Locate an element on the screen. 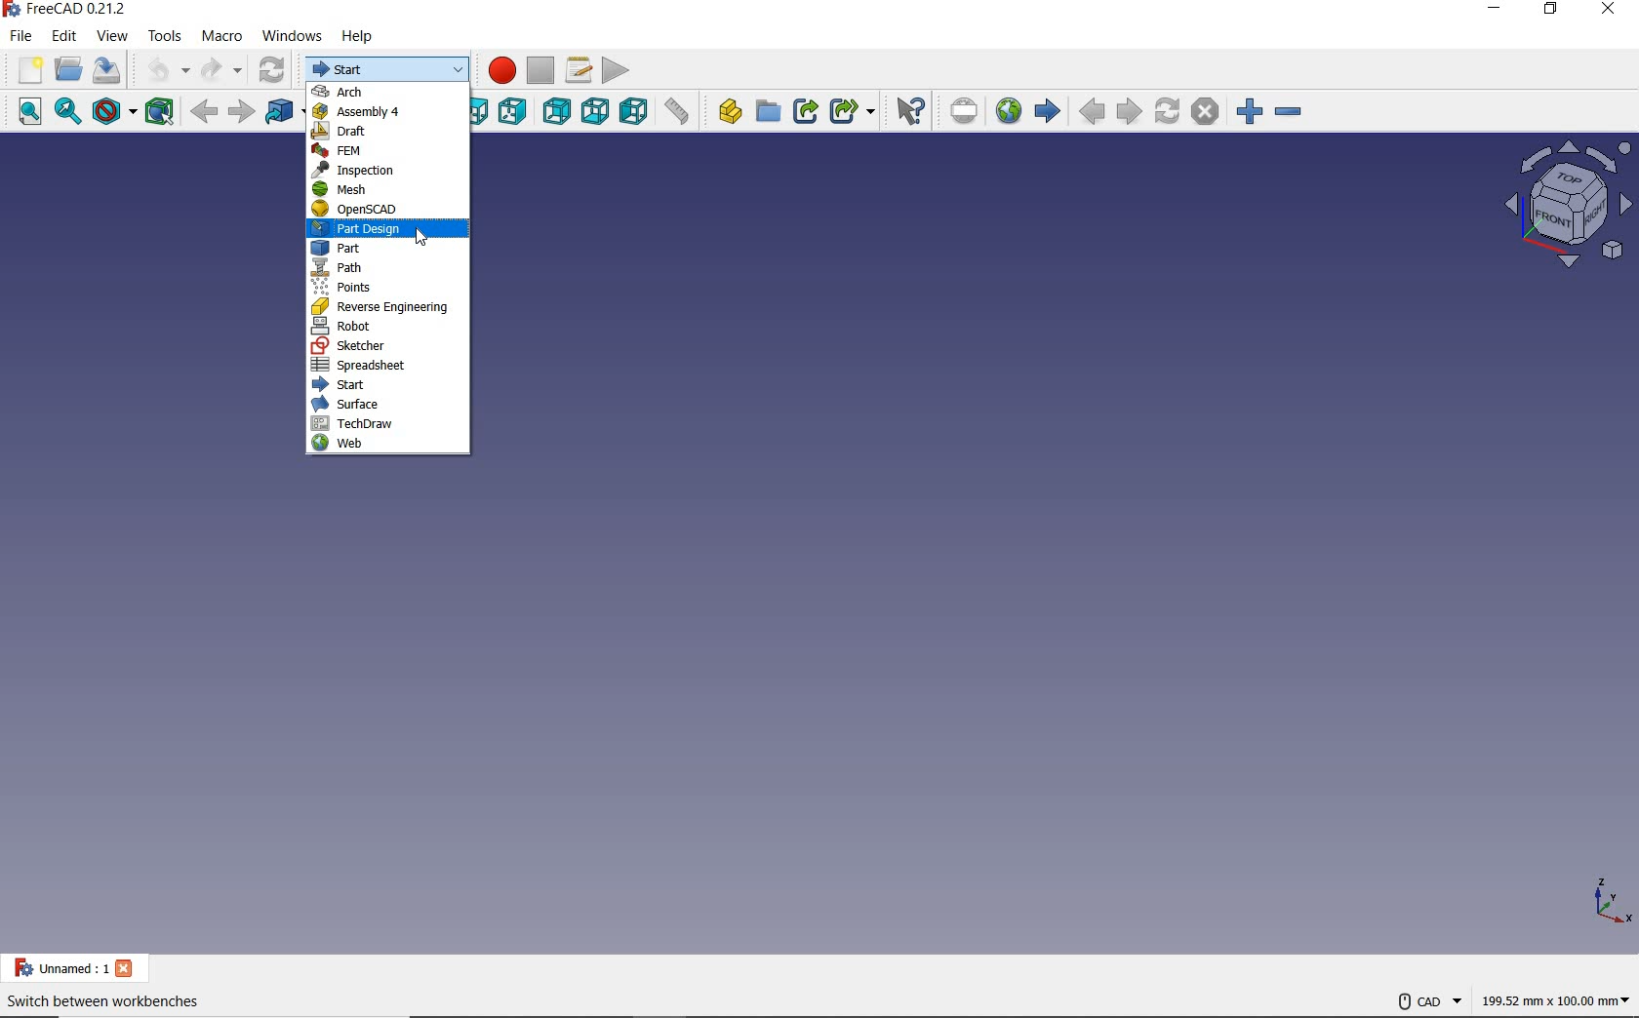  CREATE PART is located at coordinates (725, 110).